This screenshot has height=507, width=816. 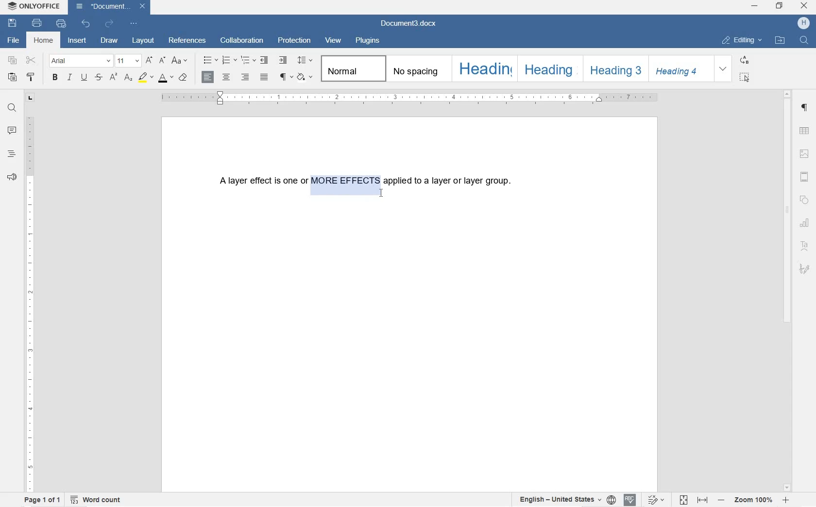 What do you see at coordinates (264, 61) in the screenshot?
I see `DECREASE INDENT` at bounding box center [264, 61].